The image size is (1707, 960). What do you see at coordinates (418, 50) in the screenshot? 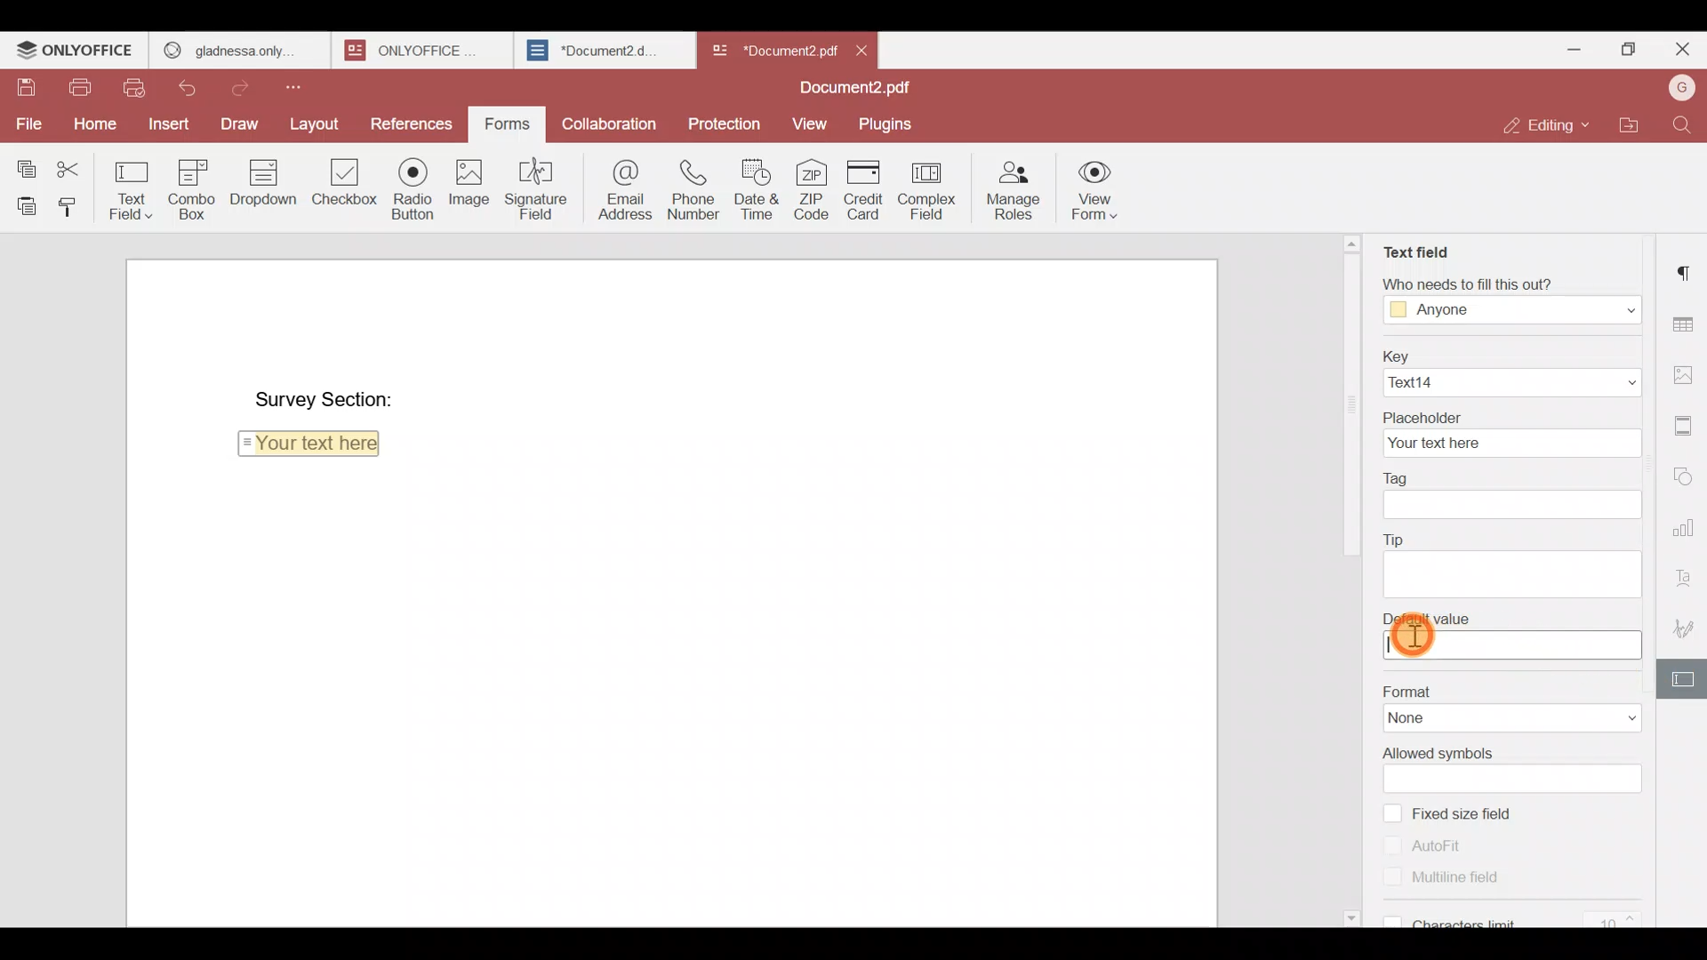
I see `ONLYOFFICE` at bounding box center [418, 50].